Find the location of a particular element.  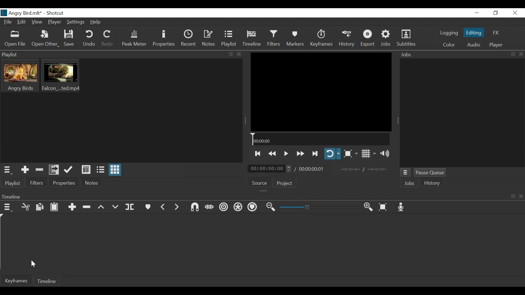

Timeline is located at coordinates (320, 139).